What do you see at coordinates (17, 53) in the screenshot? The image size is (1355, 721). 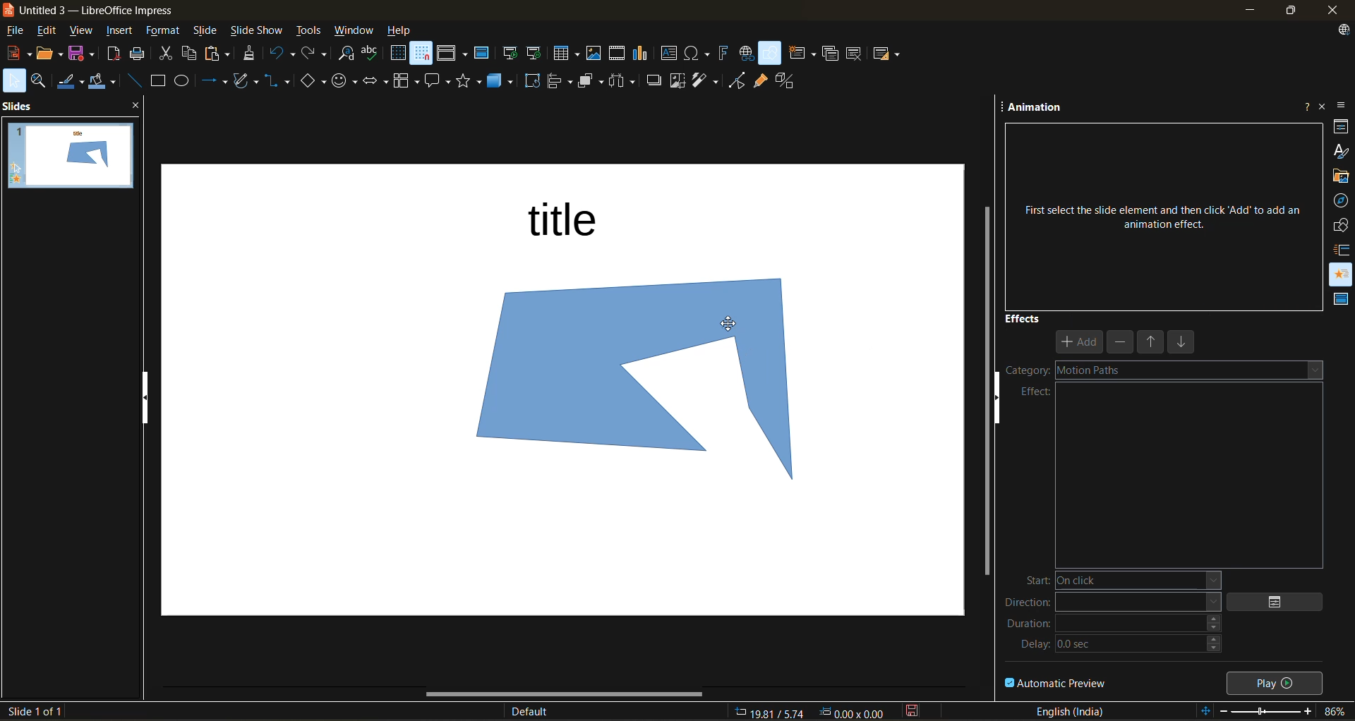 I see `new` at bounding box center [17, 53].